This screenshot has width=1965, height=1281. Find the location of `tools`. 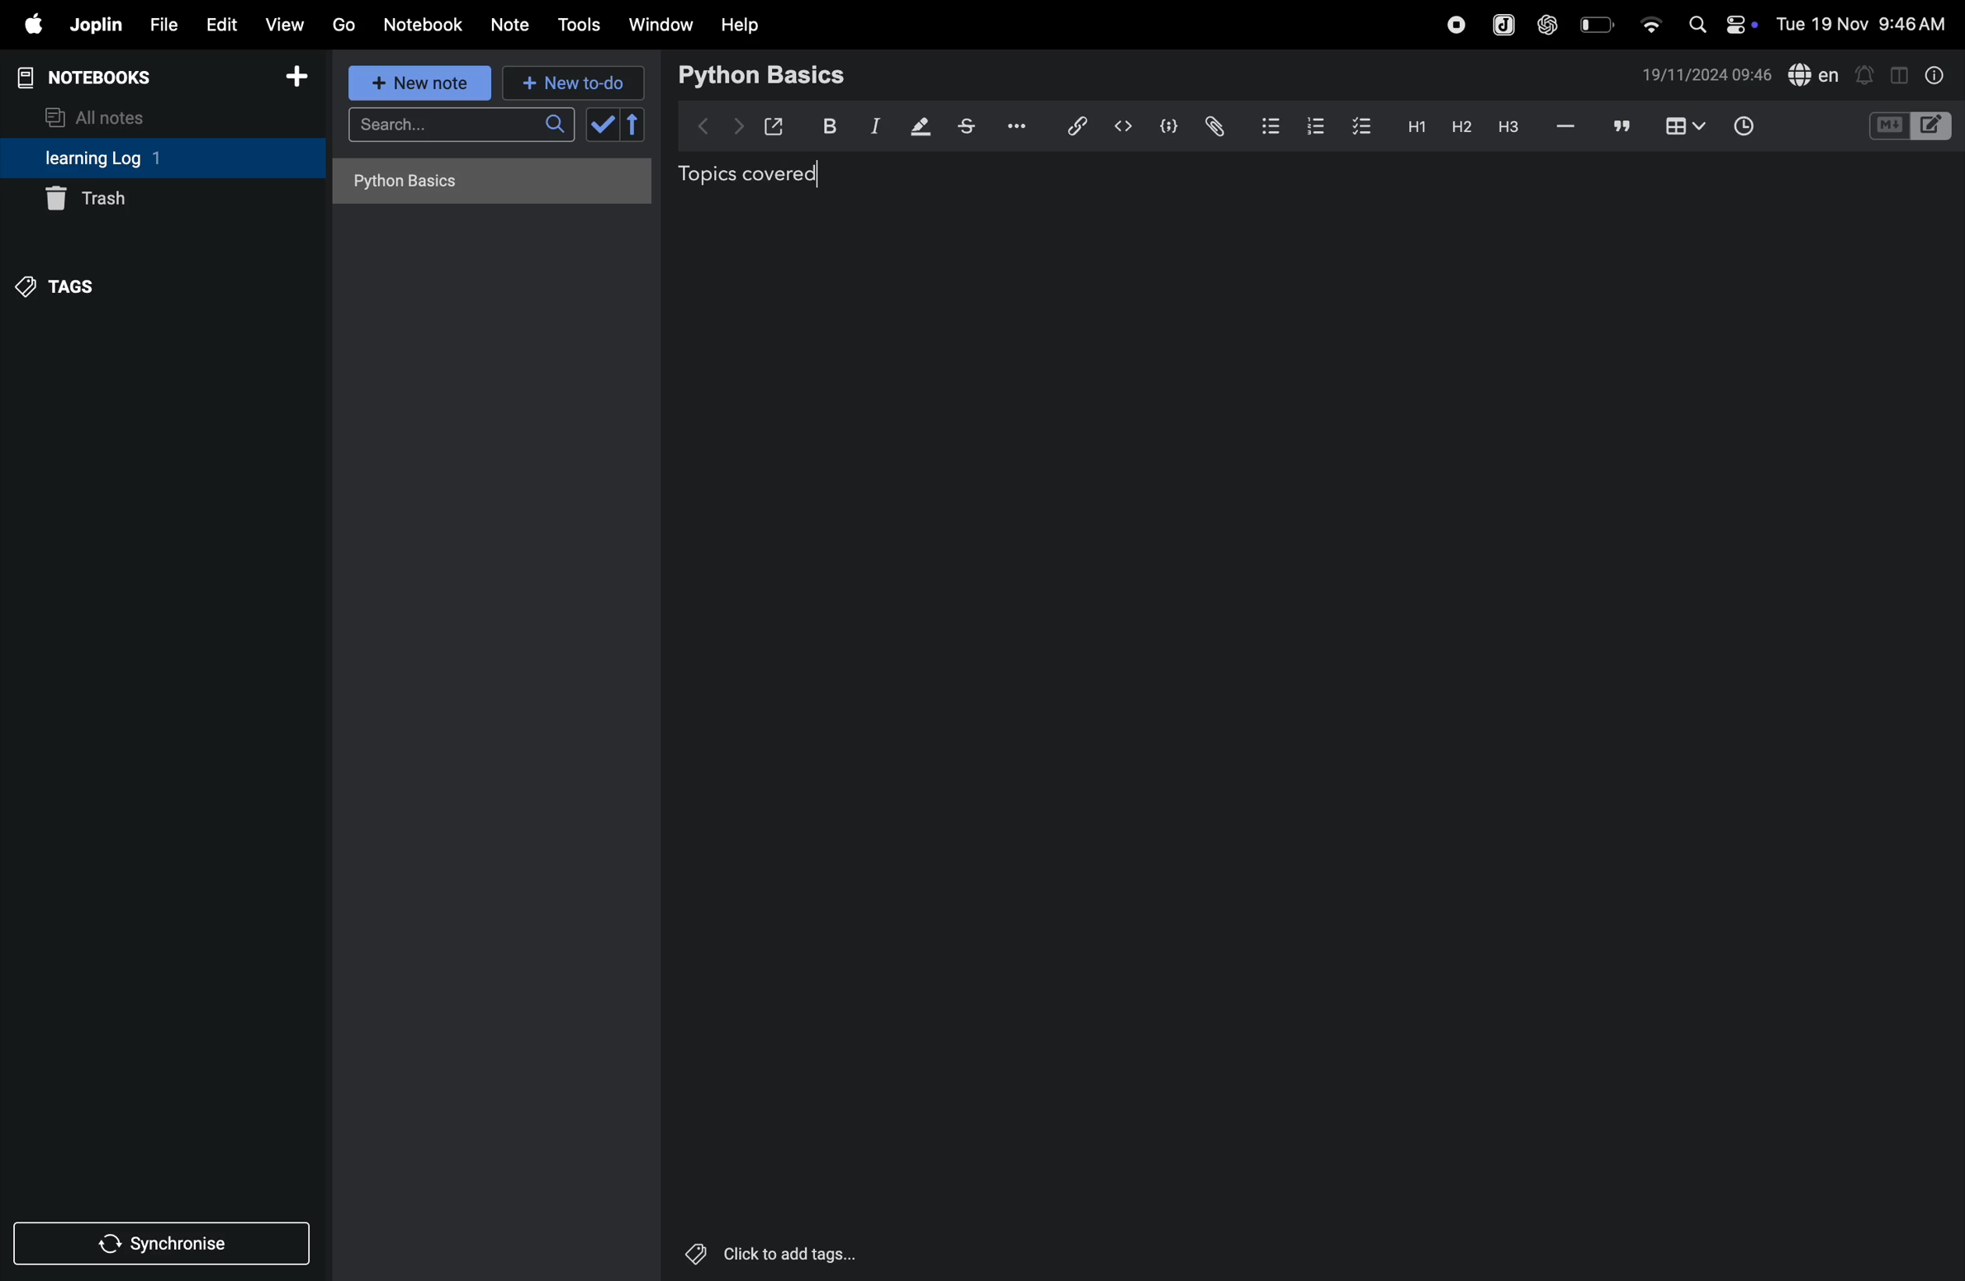

tools is located at coordinates (576, 25).